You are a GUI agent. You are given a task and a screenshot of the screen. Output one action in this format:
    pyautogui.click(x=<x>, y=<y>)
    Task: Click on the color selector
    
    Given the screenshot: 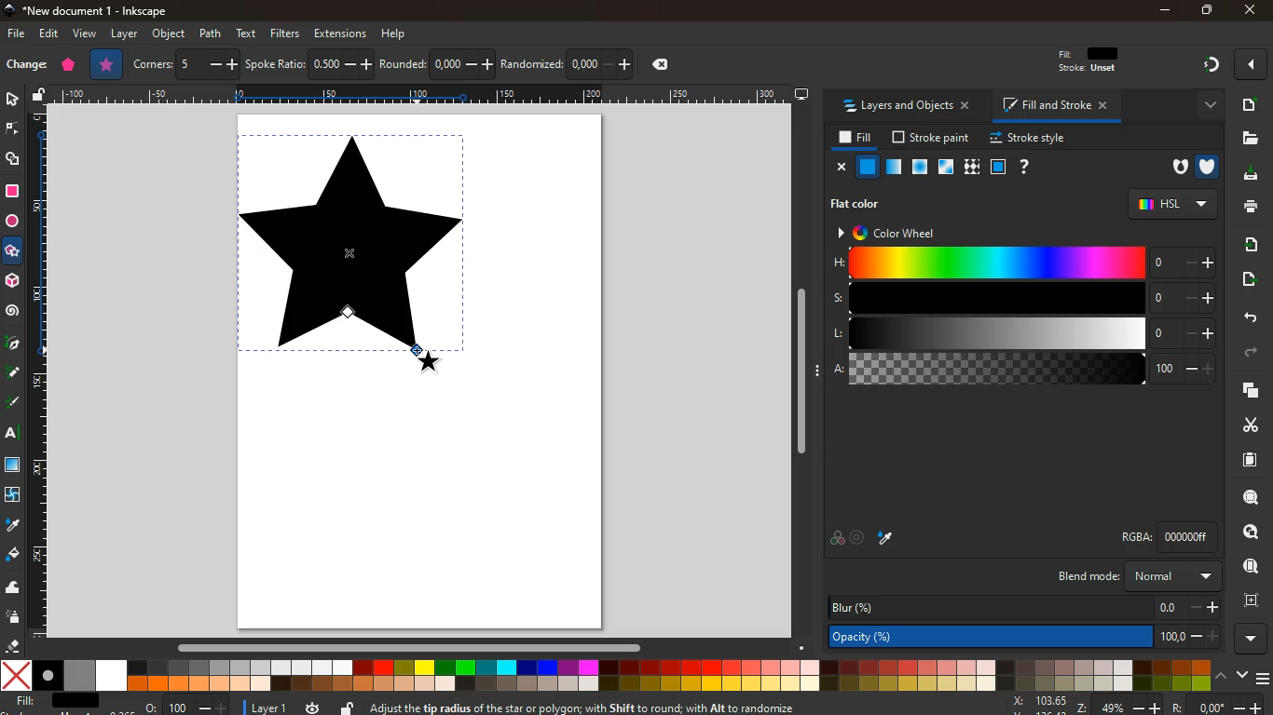 What is the action you would take?
    pyautogui.click(x=861, y=535)
    